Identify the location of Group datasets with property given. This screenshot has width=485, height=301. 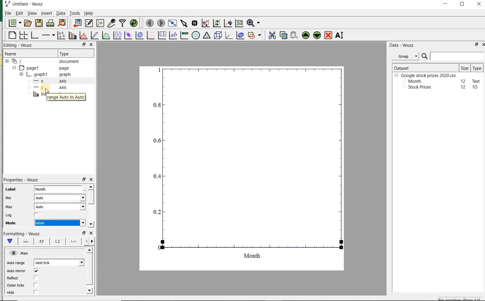
(404, 56).